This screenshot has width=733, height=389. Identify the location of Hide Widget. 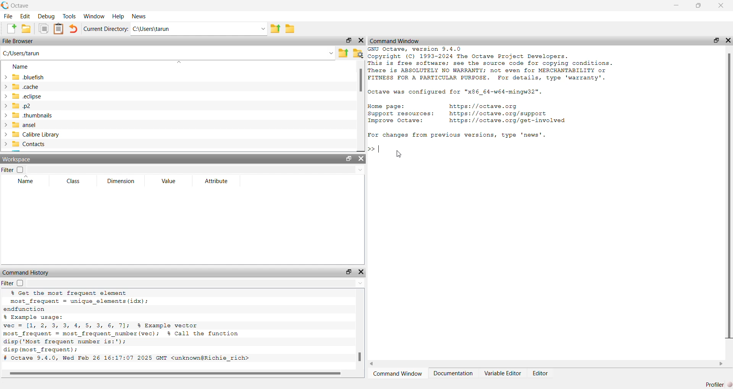
(361, 159).